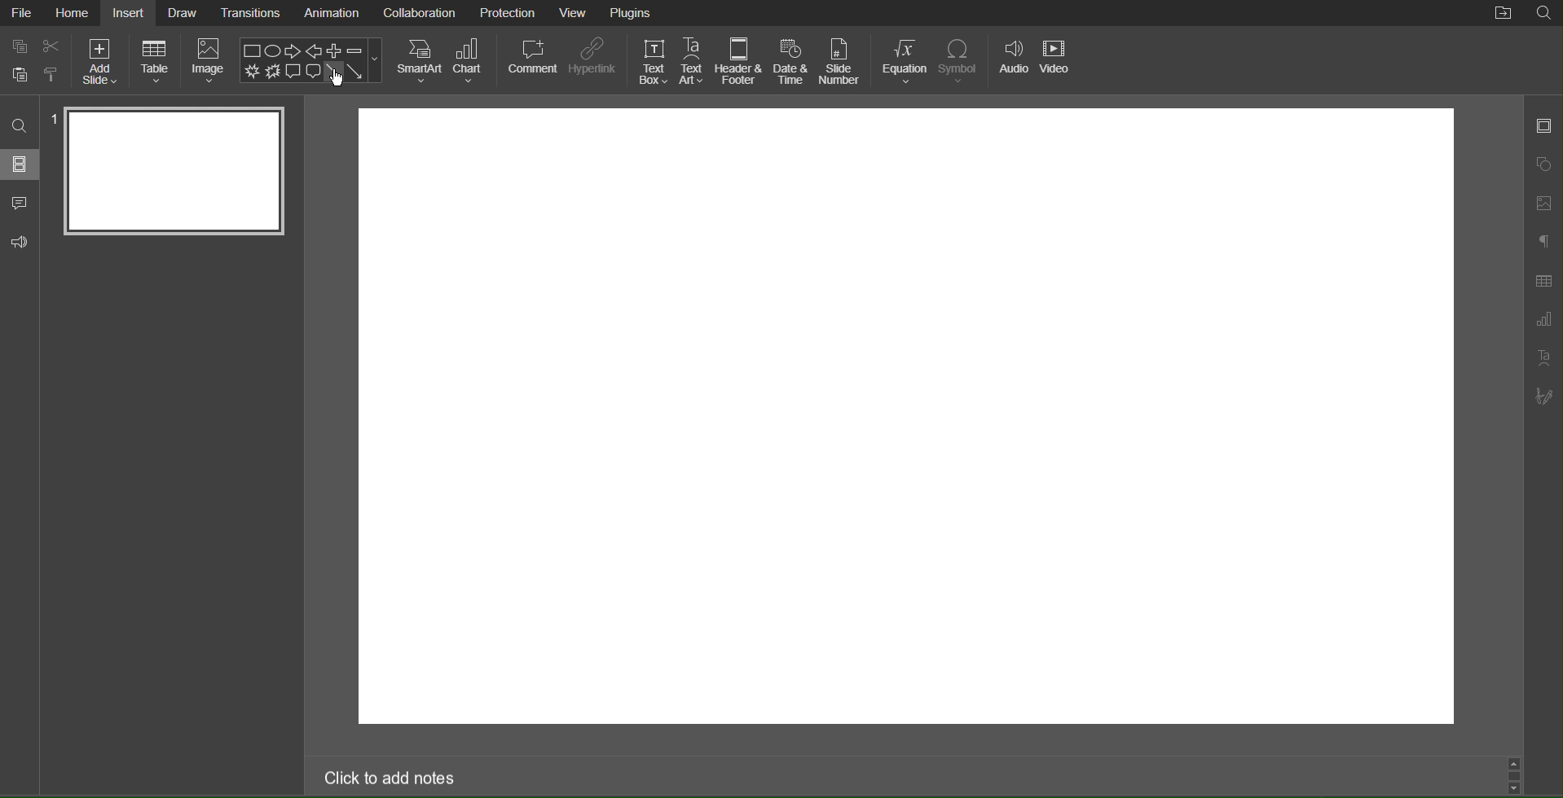  I want to click on Animation, so click(330, 14).